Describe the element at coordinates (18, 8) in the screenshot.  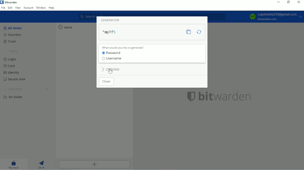
I see `View` at that location.